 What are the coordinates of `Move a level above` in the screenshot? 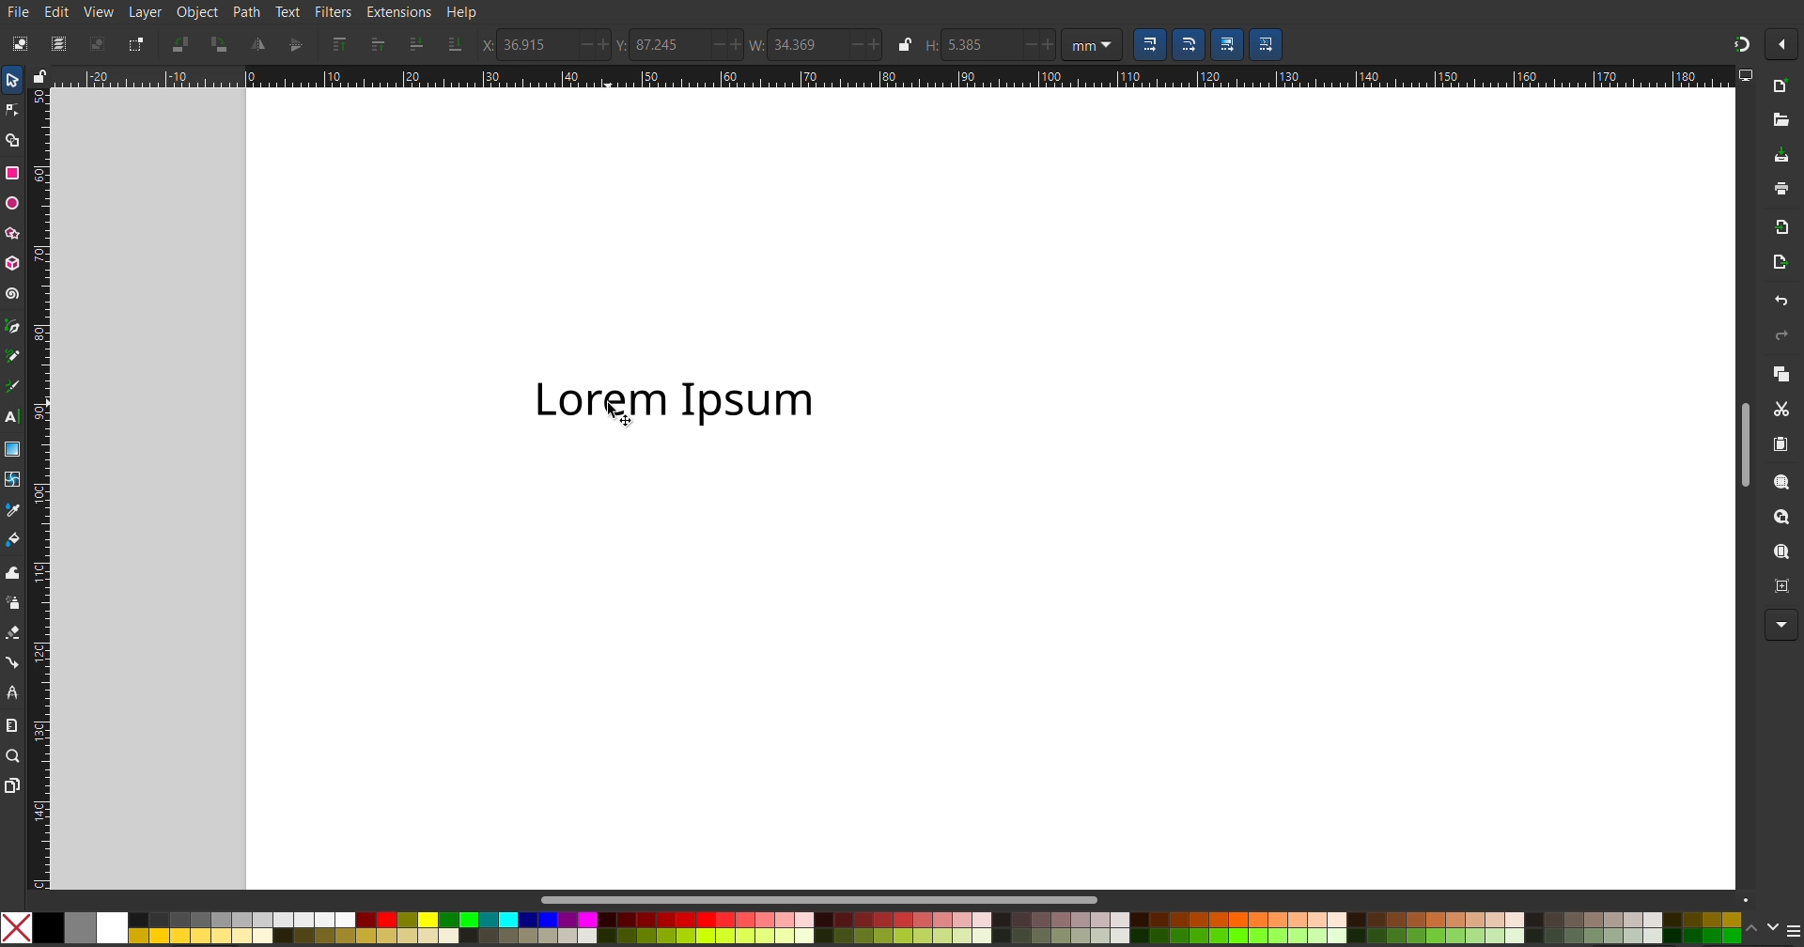 It's located at (377, 46).